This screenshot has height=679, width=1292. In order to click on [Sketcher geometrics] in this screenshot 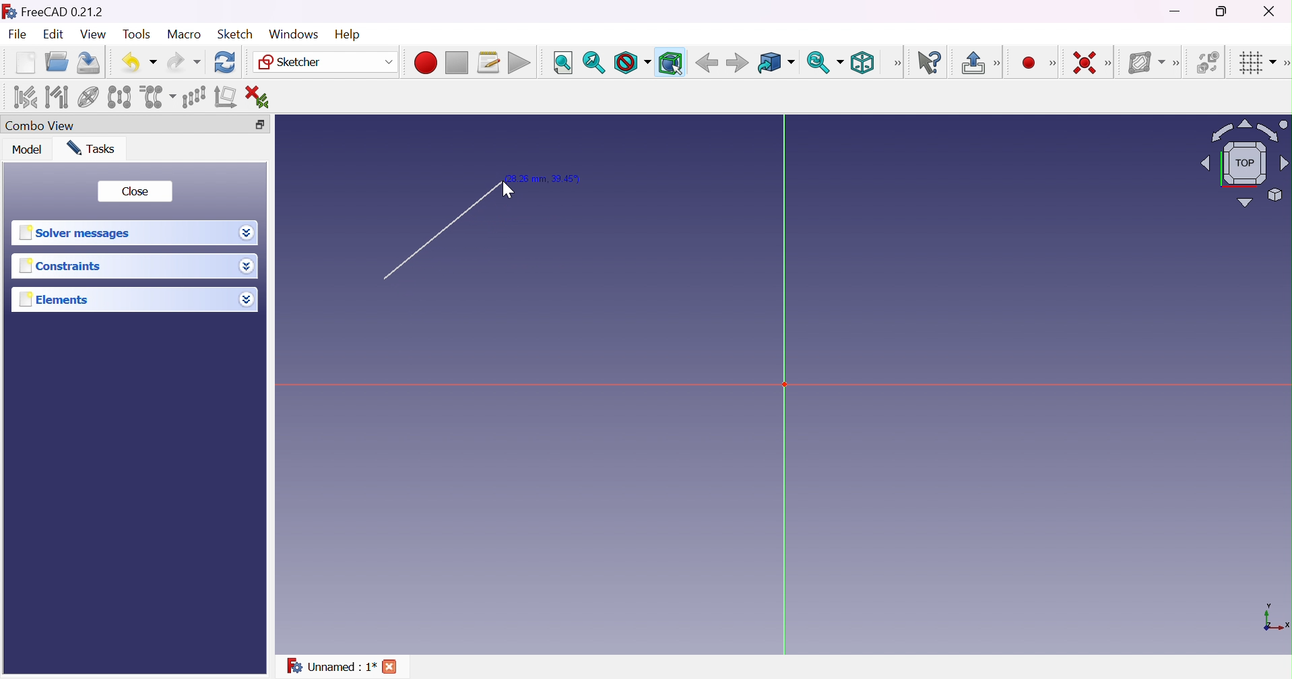, I will do `click(1053, 63)`.